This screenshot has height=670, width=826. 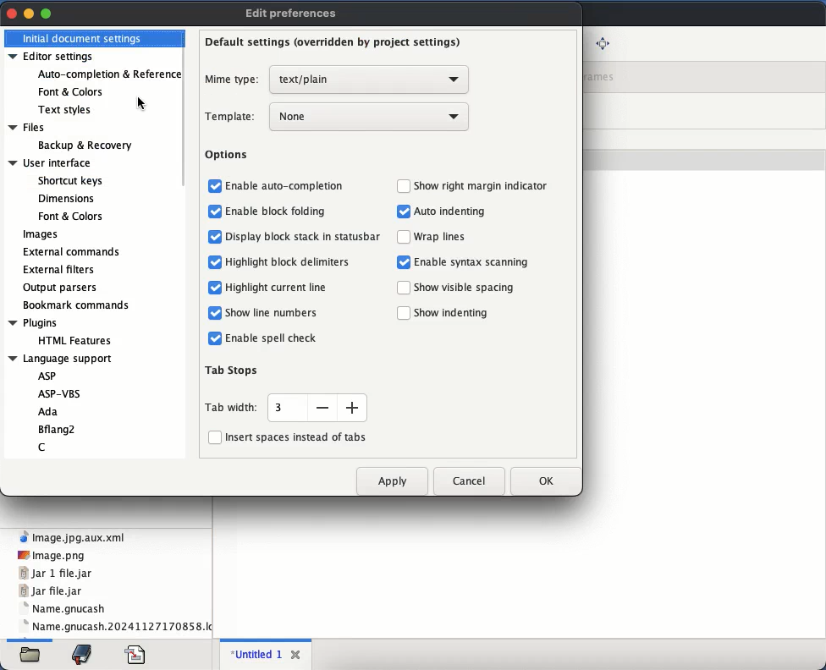 What do you see at coordinates (273, 312) in the screenshot?
I see `Show line numbers` at bounding box center [273, 312].